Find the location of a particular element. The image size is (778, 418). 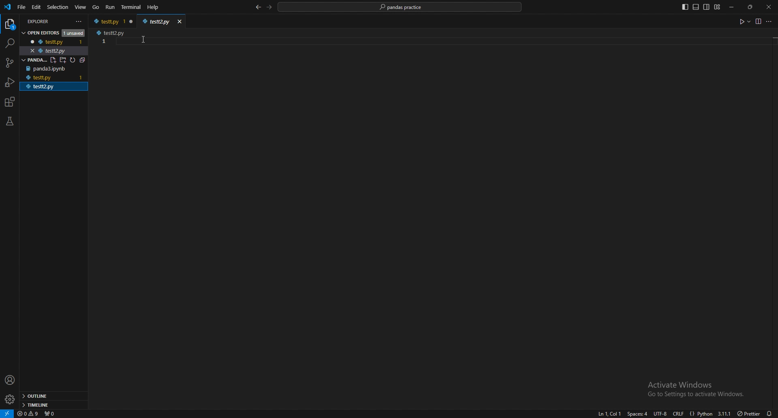

testt2.py is located at coordinates (51, 87).